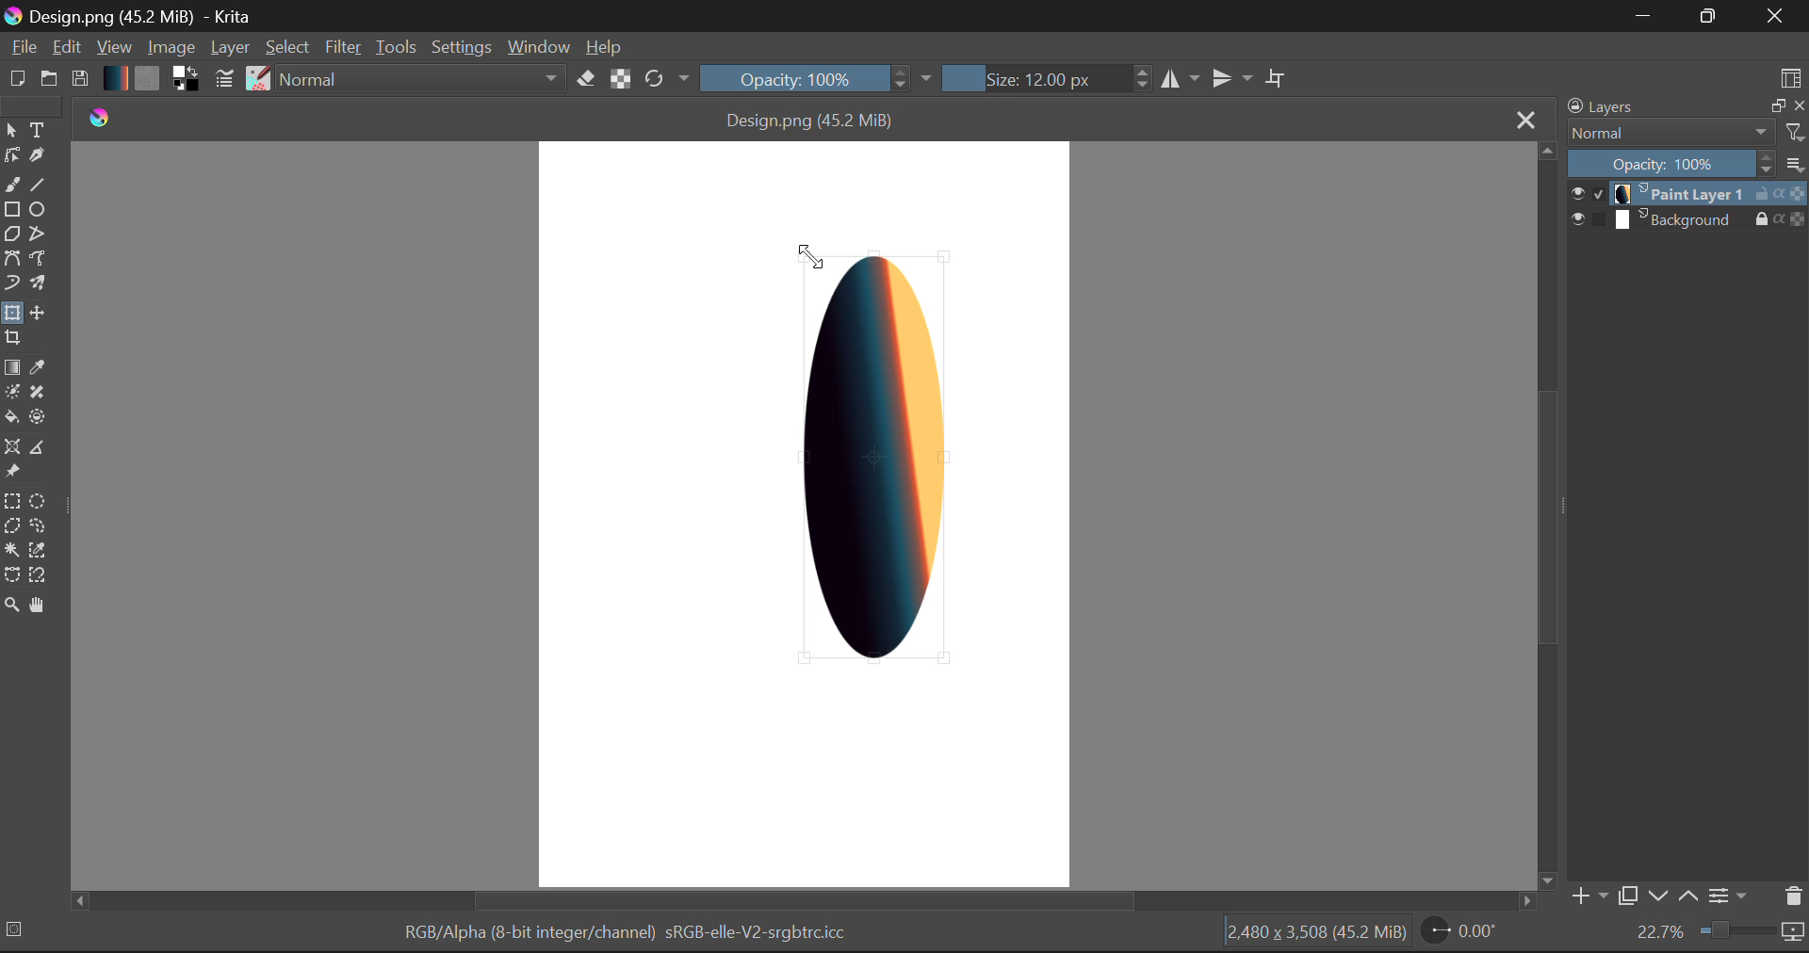 Image resolution: width=1809 pixels, height=953 pixels. What do you see at coordinates (39, 577) in the screenshot?
I see `Magnetic Selection` at bounding box center [39, 577].